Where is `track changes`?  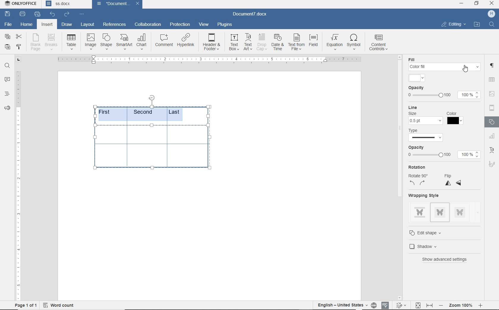 track changes is located at coordinates (402, 305).